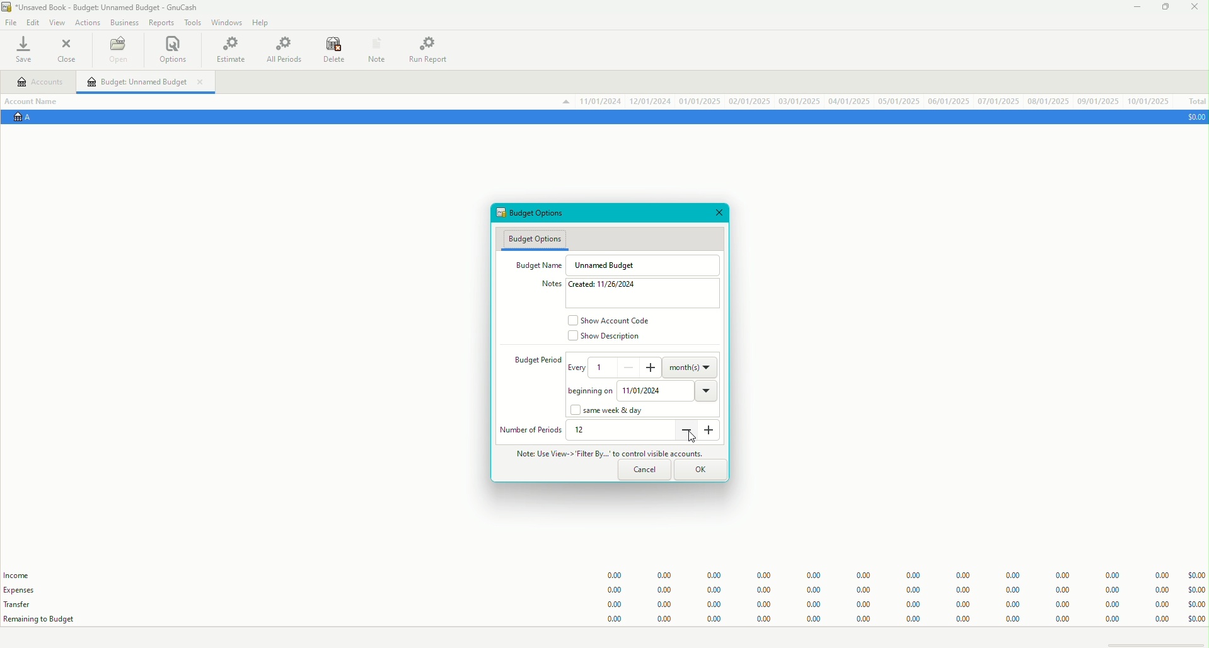 The image size is (1209, 648). Describe the element at coordinates (611, 411) in the screenshot. I see `same week & day` at that location.